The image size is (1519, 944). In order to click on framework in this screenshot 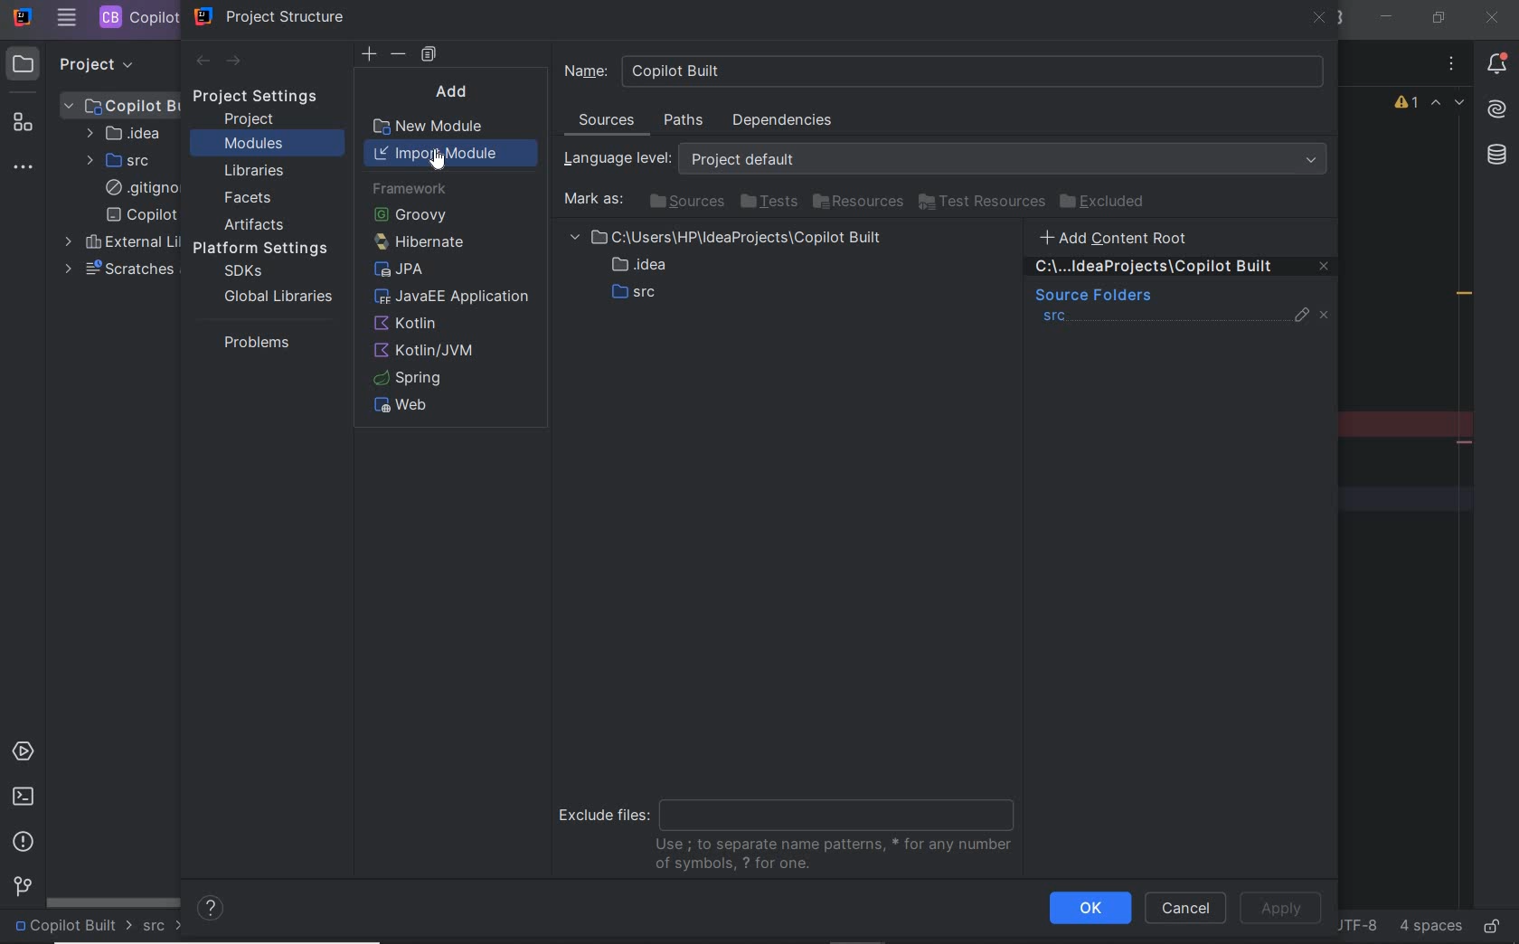, I will do `click(409, 190)`.